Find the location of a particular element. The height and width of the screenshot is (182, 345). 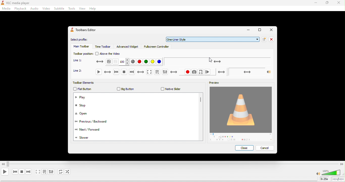

frame by frame is located at coordinates (208, 72).